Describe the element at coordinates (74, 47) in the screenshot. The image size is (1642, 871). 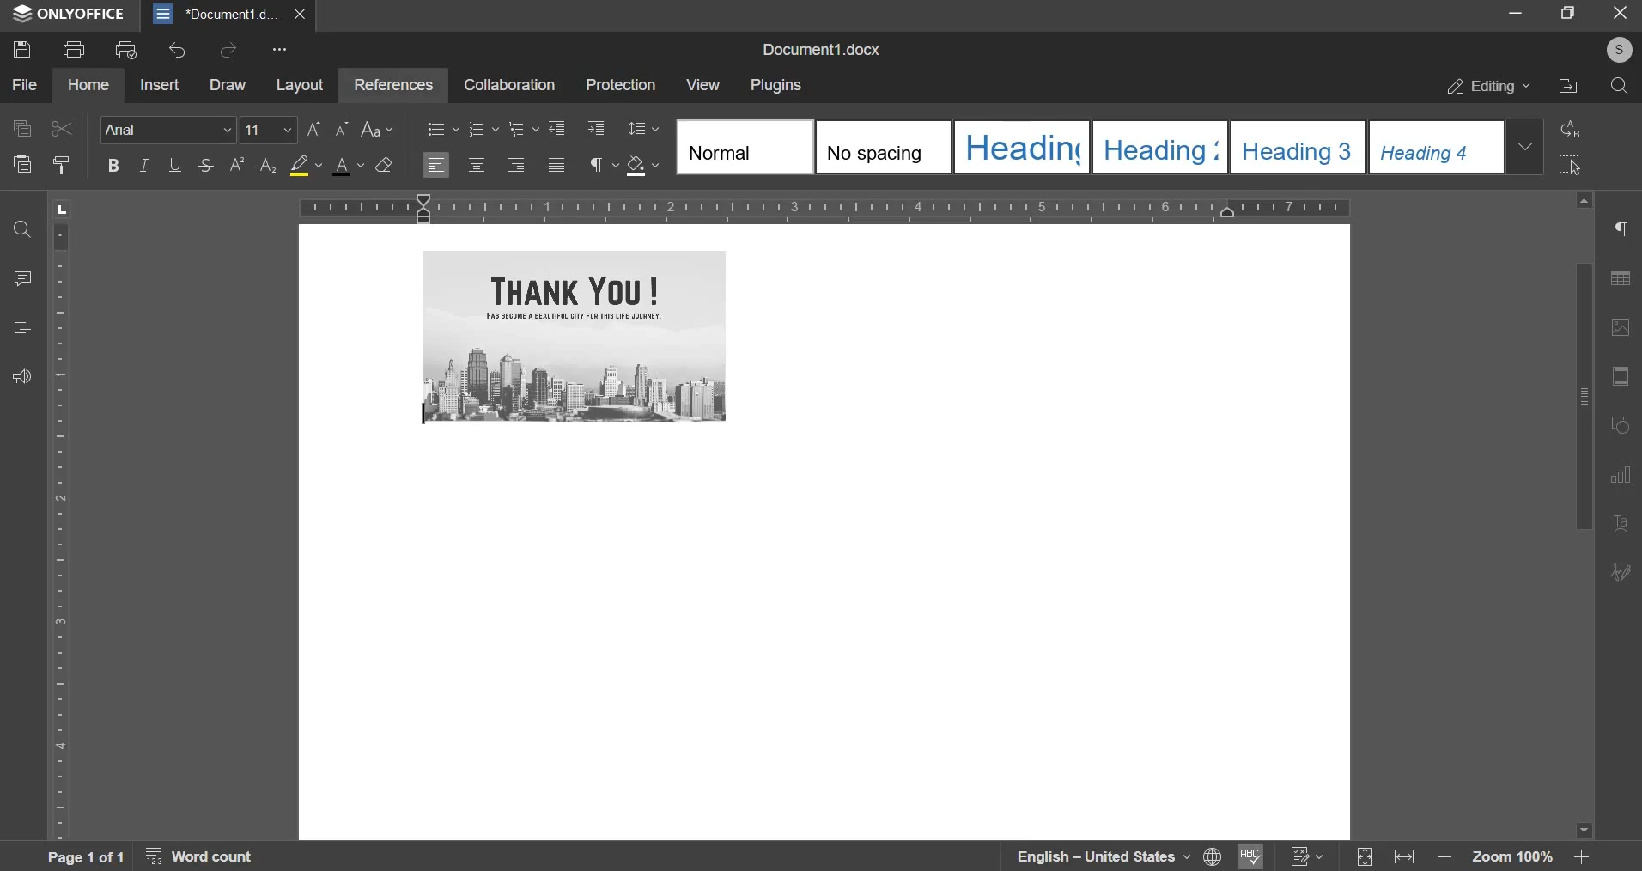
I see `print` at that location.